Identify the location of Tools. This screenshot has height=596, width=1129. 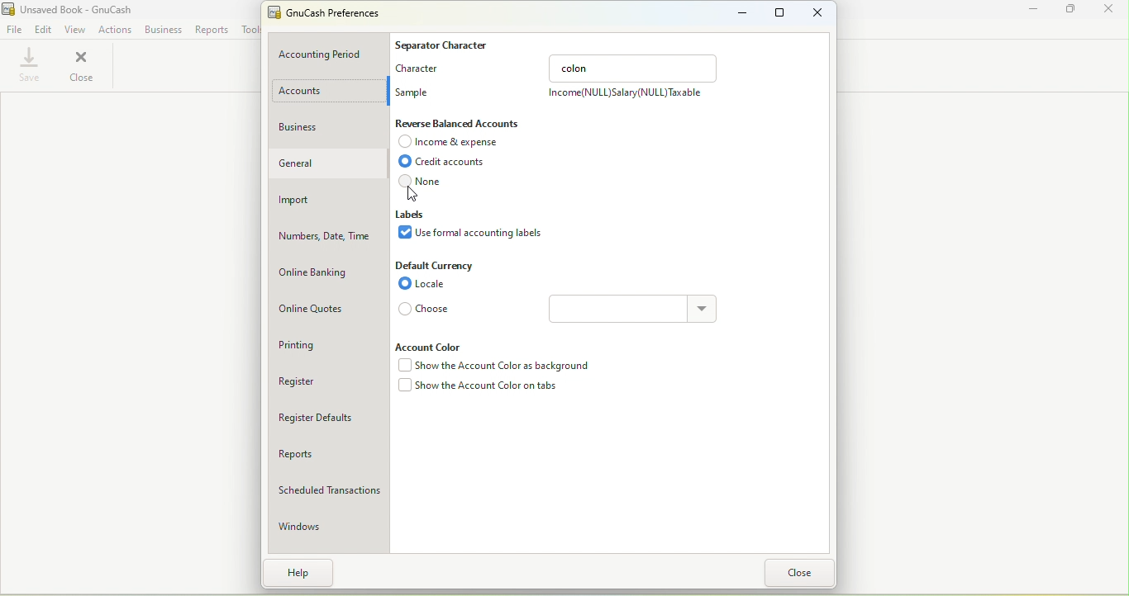
(251, 31).